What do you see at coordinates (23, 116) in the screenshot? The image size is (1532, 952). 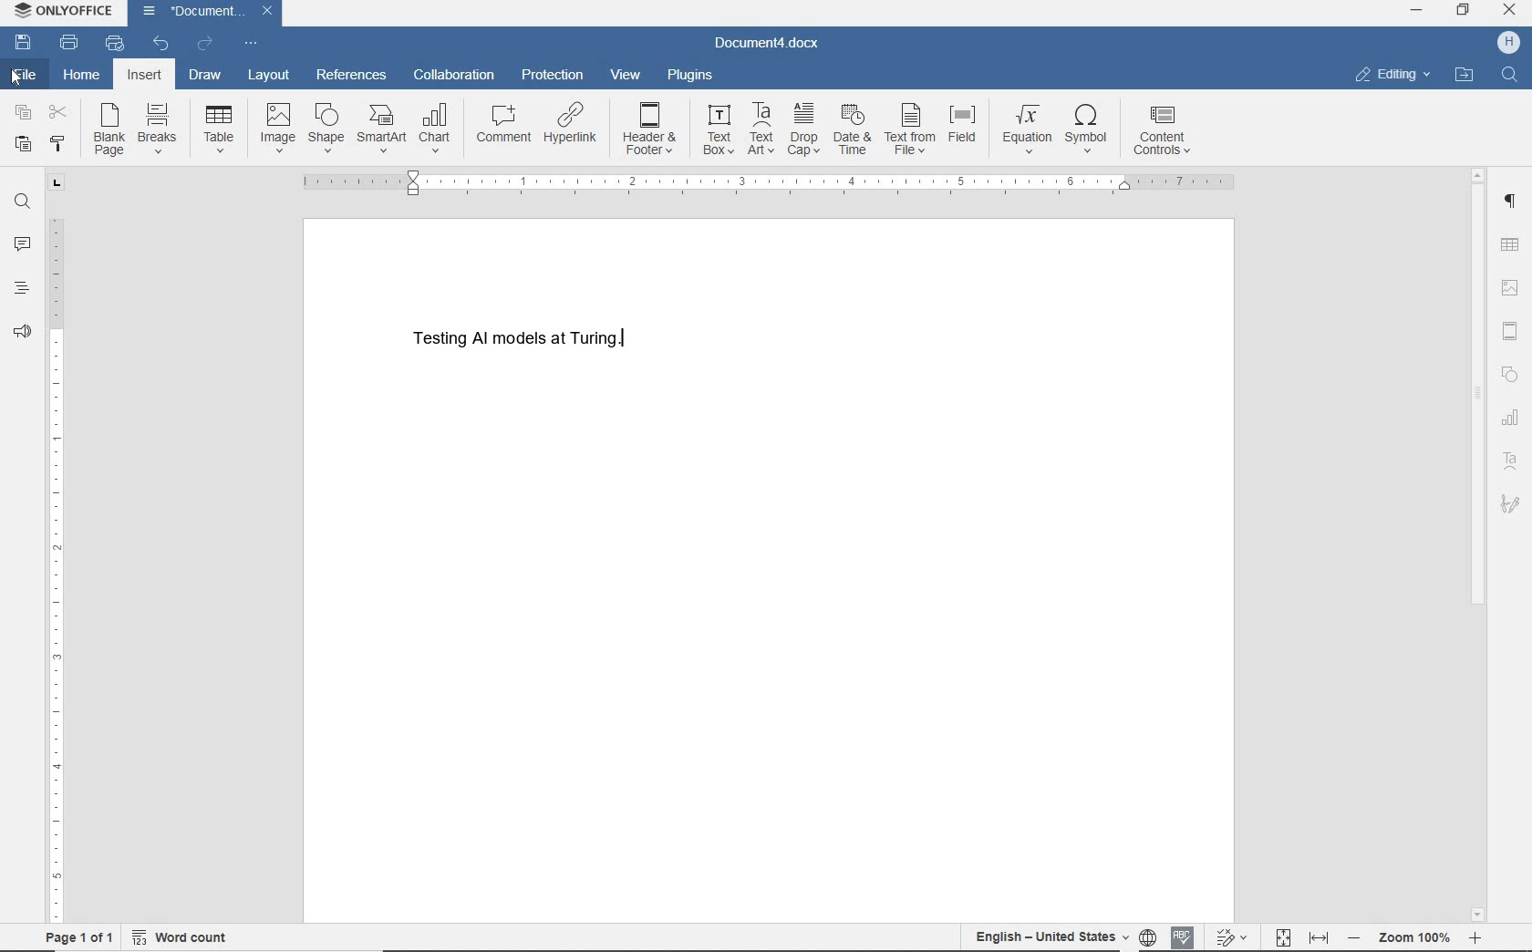 I see `copy` at bounding box center [23, 116].